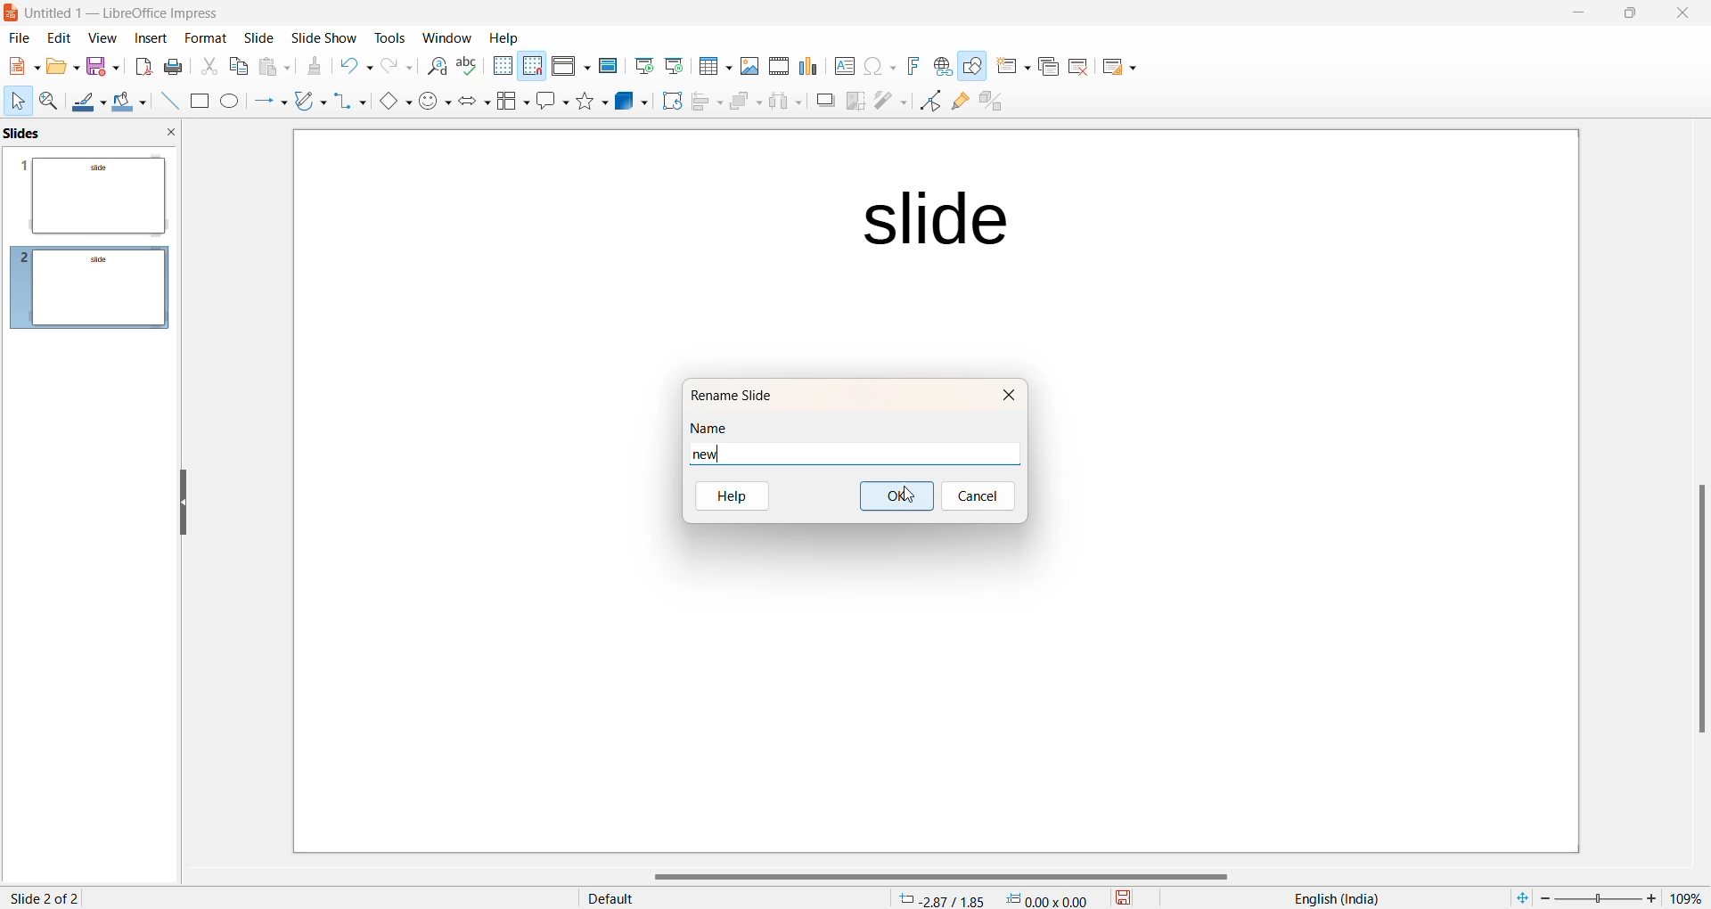 This screenshot has height=909, width=1711. Describe the element at coordinates (61, 66) in the screenshot. I see `New file` at that location.